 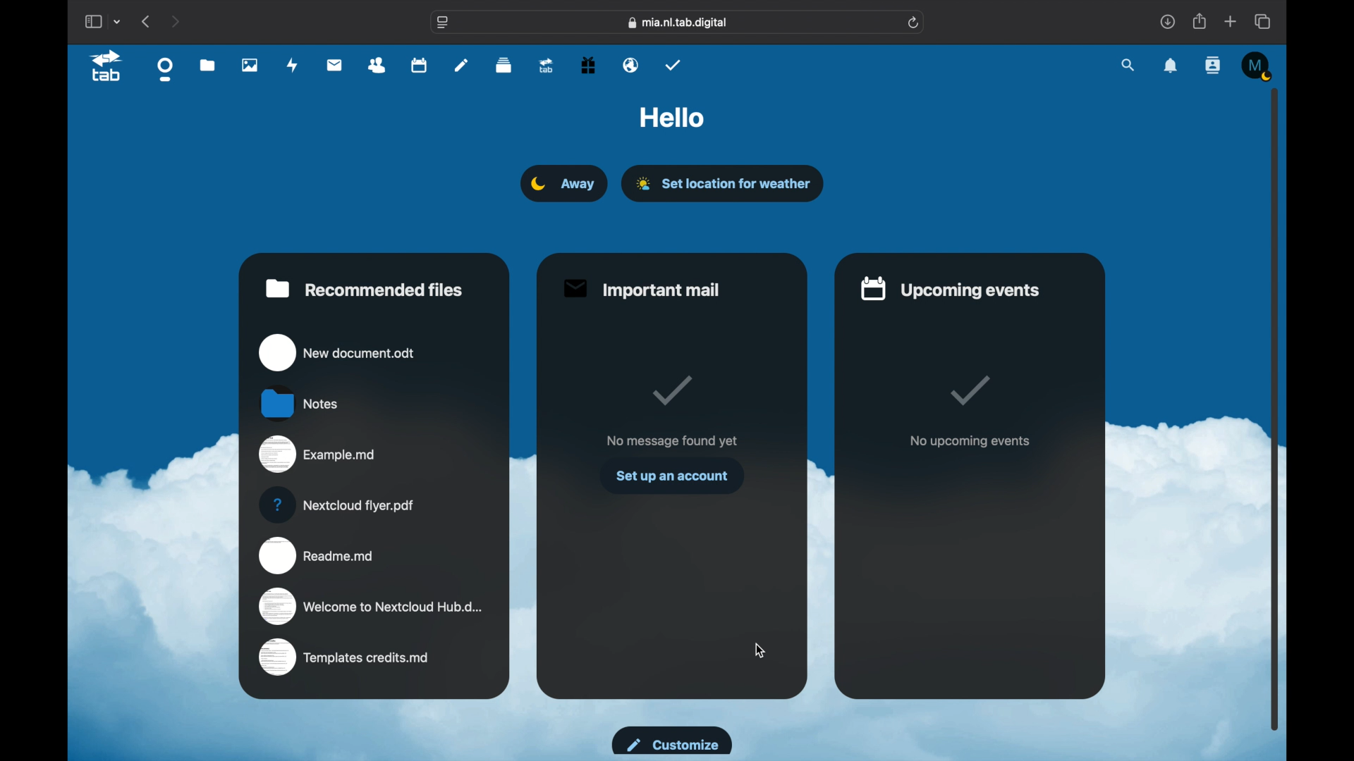 I want to click on scroll box, so click(x=1275, y=409).